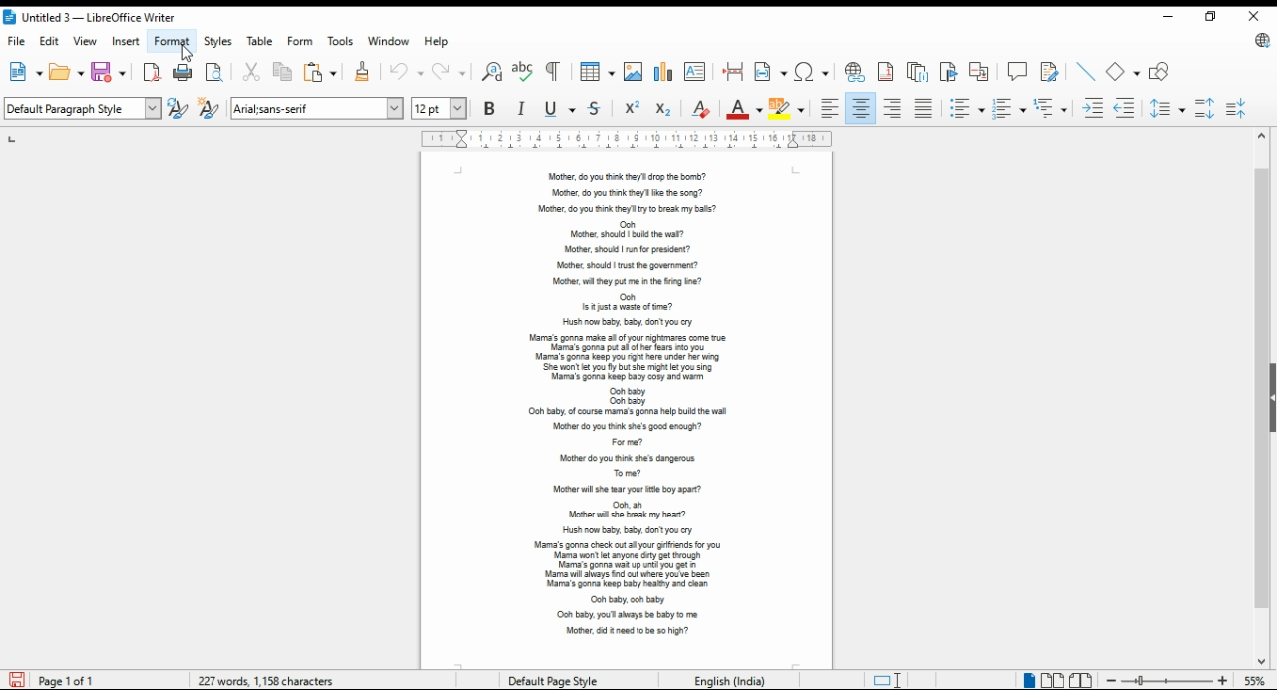  What do you see at coordinates (1018, 71) in the screenshot?
I see `insert comment` at bounding box center [1018, 71].